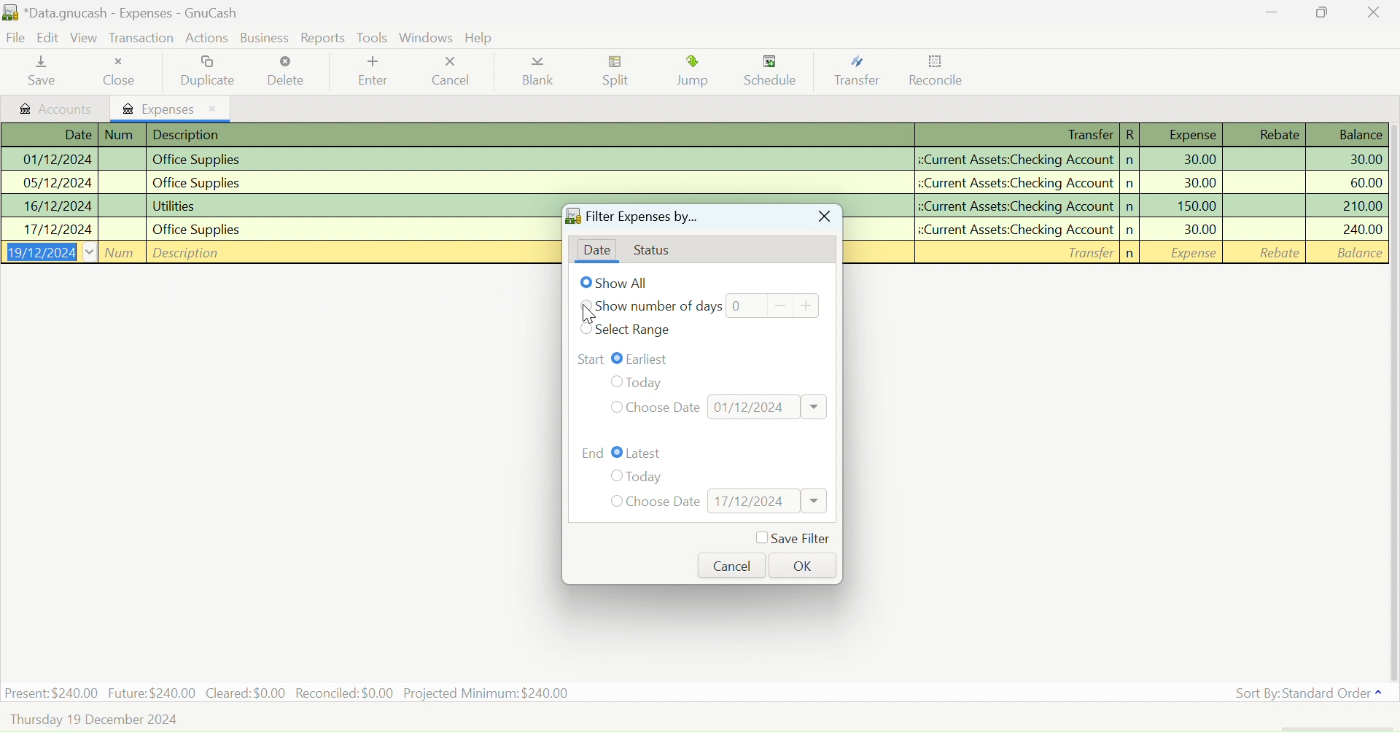  Describe the element at coordinates (822, 218) in the screenshot. I see `Close Window` at that location.